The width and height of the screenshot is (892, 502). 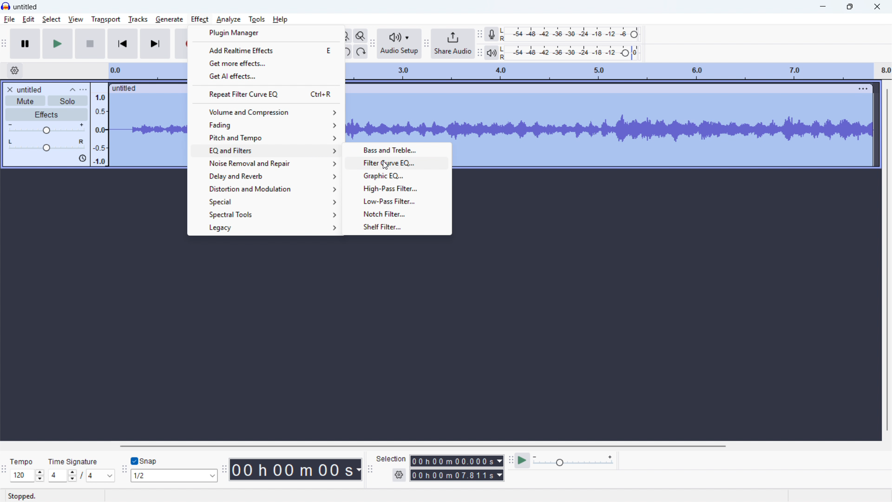 What do you see at coordinates (887, 260) in the screenshot?
I see `Vertical scroll bar ` at bounding box center [887, 260].